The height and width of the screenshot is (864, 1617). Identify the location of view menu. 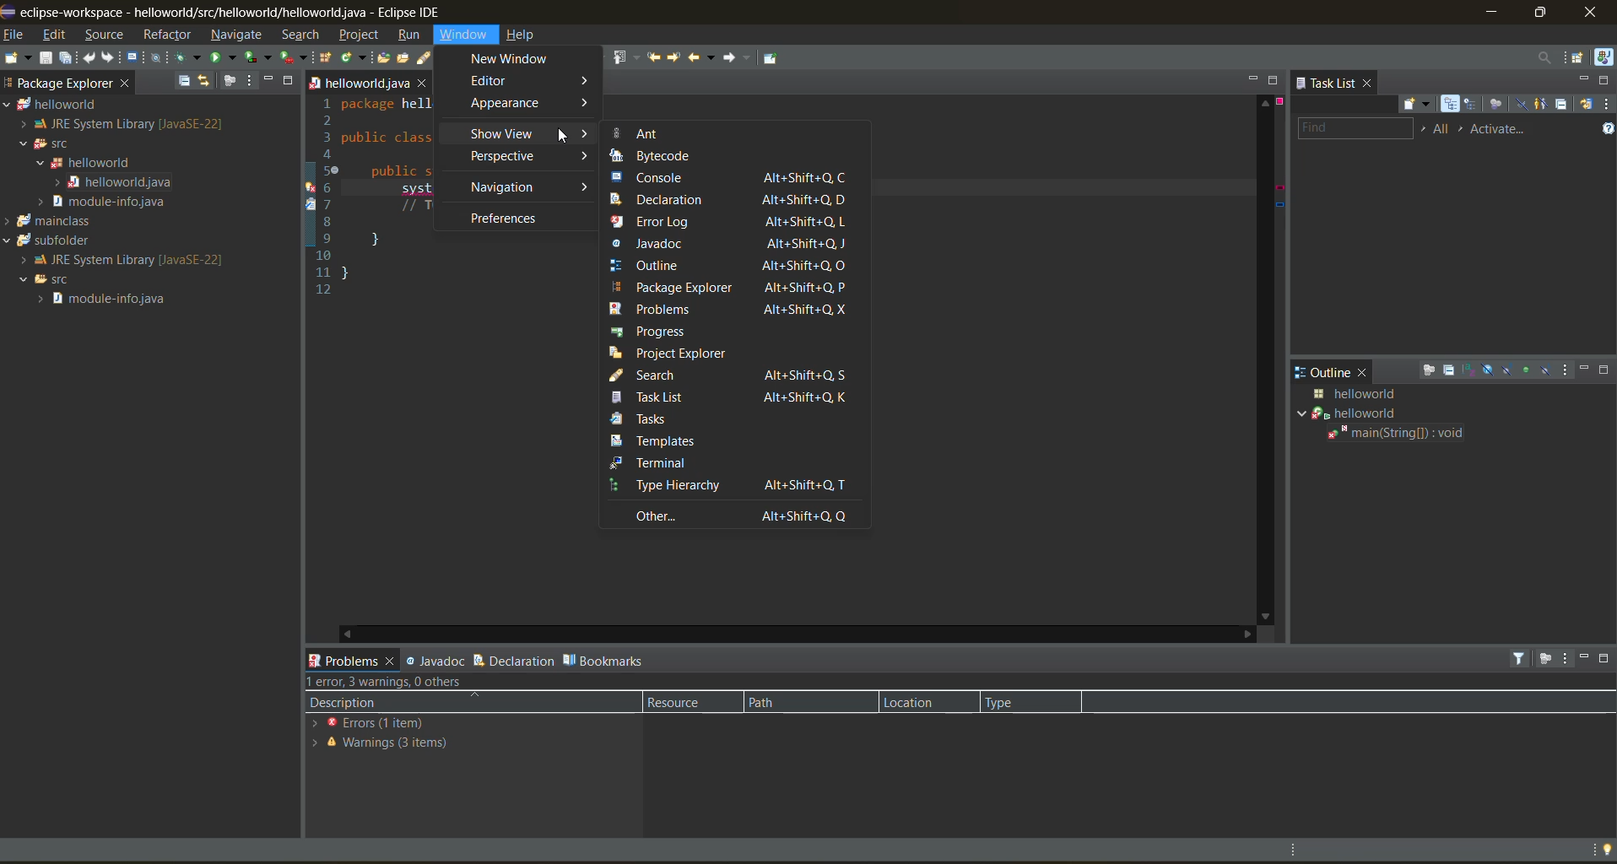
(1567, 370).